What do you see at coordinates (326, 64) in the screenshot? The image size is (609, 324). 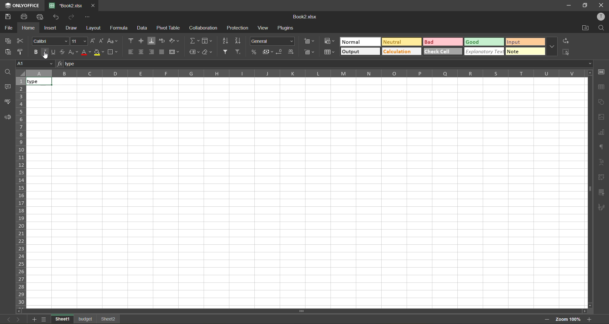 I see `formula bar` at bounding box center [326, 64].